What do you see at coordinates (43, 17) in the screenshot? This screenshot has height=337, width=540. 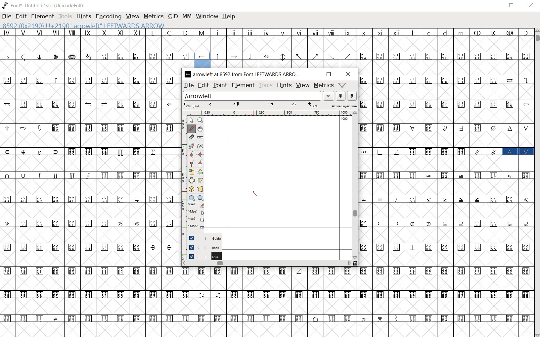 I see `Element` at bounding box center [43, 17].